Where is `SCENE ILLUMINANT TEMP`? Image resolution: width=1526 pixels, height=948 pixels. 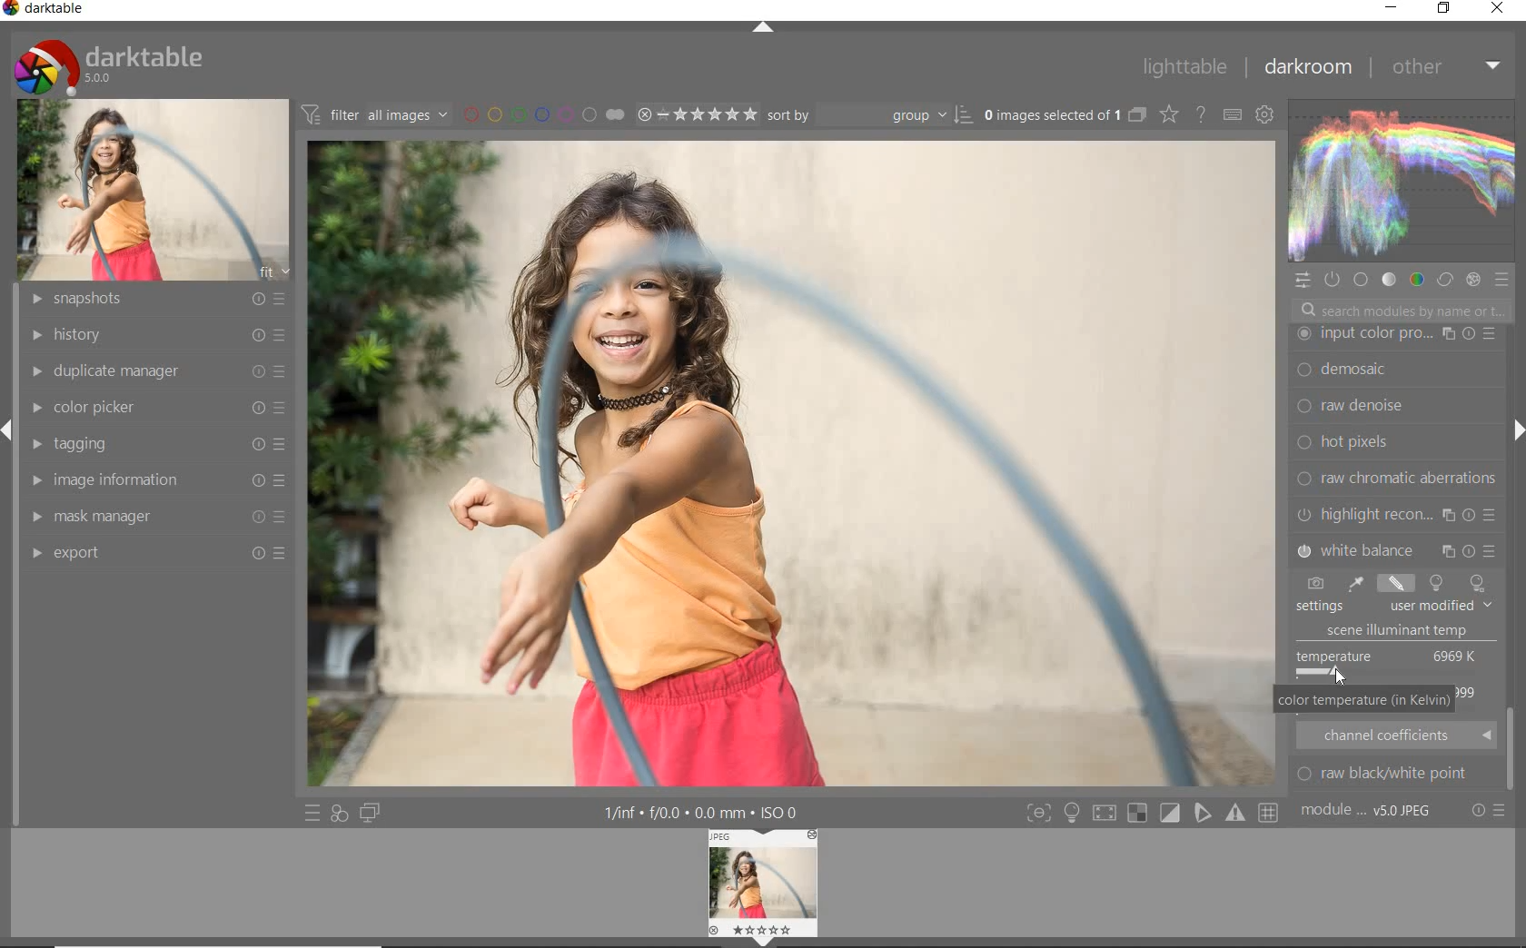 SCENE ILLUMINANT TEMP is located at coordinates (1404, 631).